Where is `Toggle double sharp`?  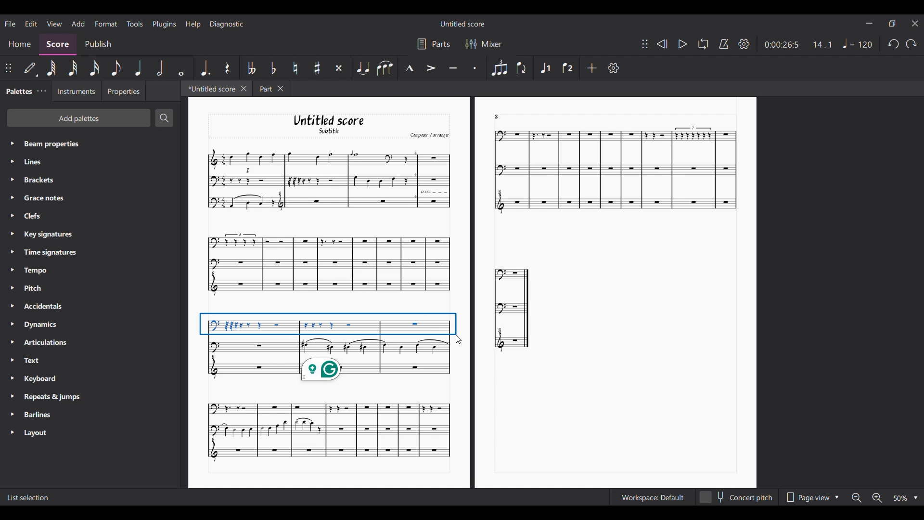
Toggle double sharp is located at coordinates (339, 68).